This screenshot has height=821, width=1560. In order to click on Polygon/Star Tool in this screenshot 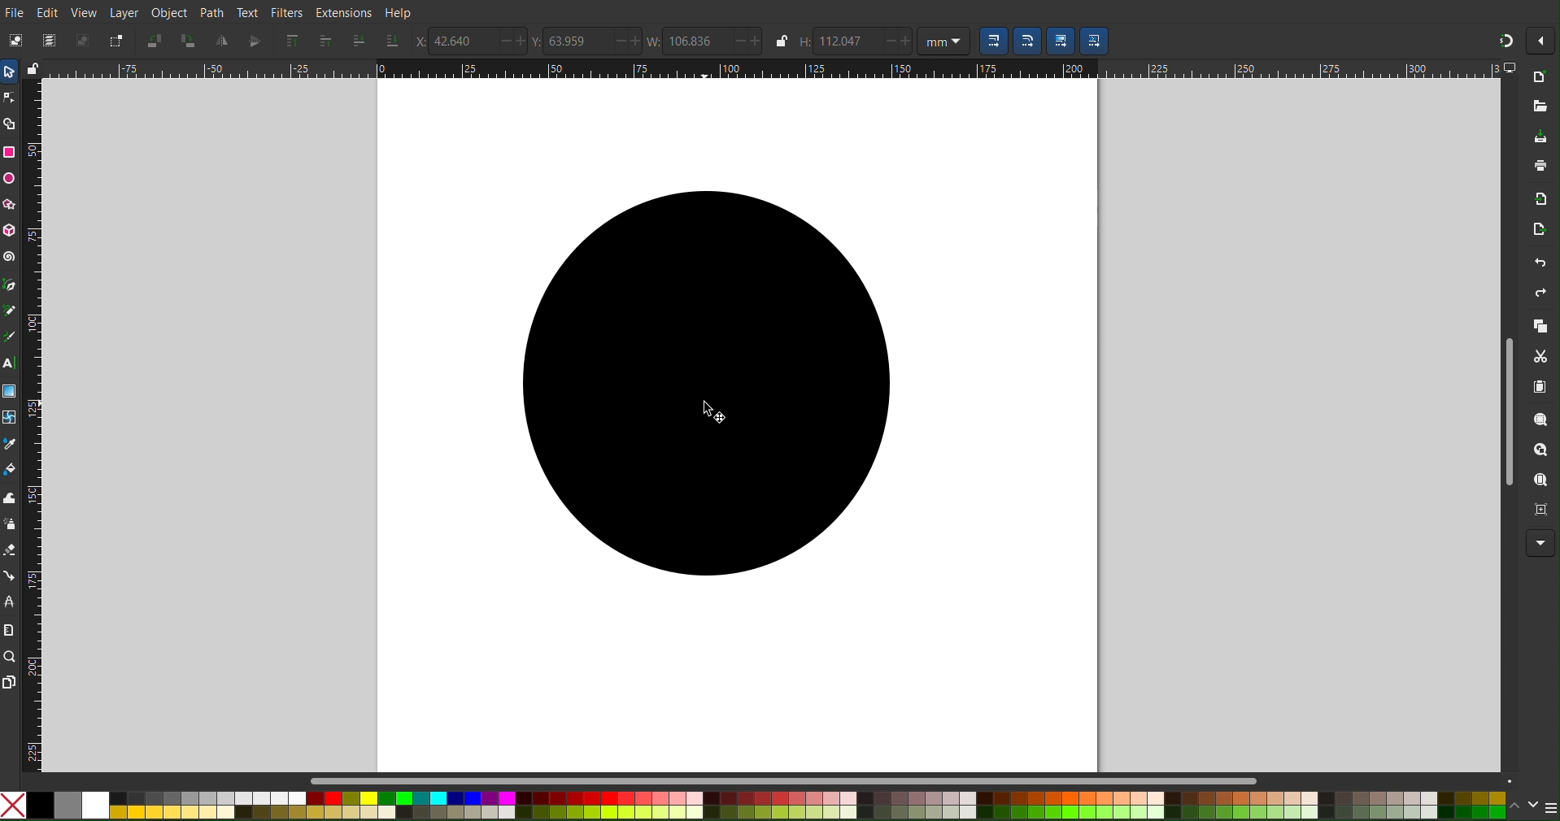, I will do `click(10, 203)`.